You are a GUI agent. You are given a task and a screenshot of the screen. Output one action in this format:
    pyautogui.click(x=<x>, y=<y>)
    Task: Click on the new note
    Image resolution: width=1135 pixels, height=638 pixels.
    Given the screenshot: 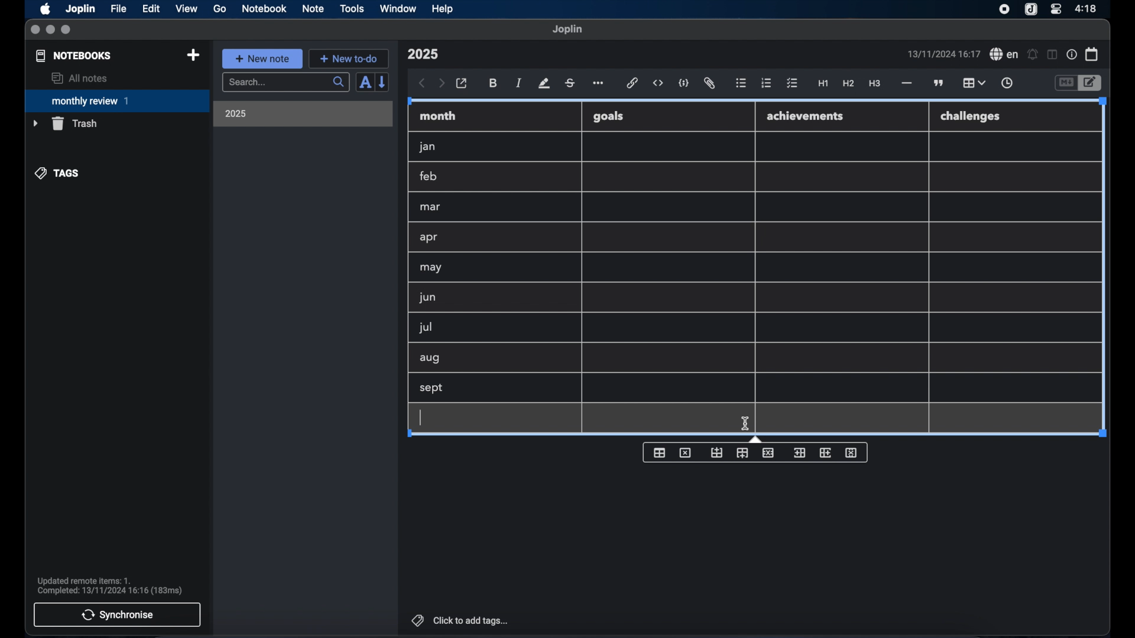 What is the action you would take?
    pyautogui.click(x=262, y=58)
    